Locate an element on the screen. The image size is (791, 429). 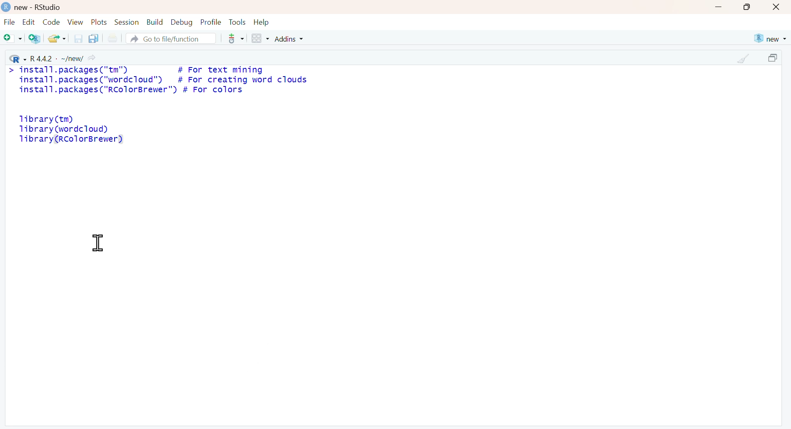
Create a project is located at coordinates (34, 39).